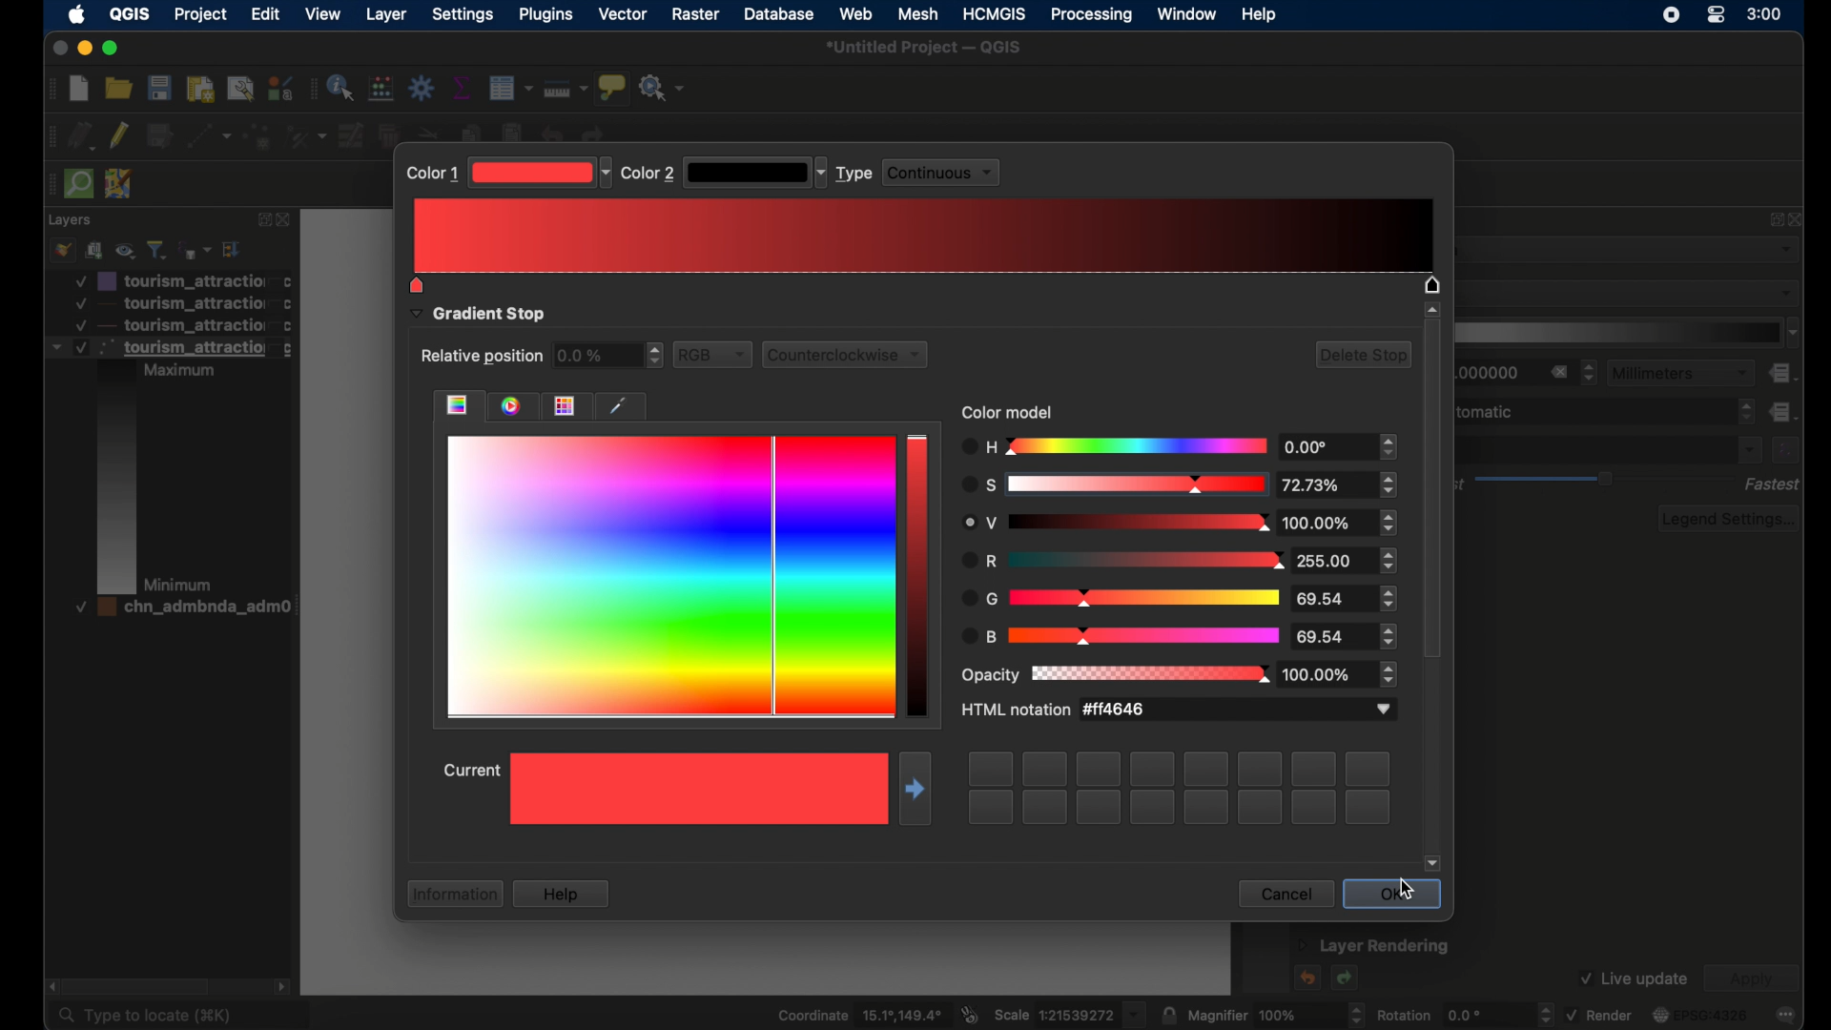  What do you see at coordinates (571, 405) in the screenshot?
I see `themes` at bounding box center [571, 405].